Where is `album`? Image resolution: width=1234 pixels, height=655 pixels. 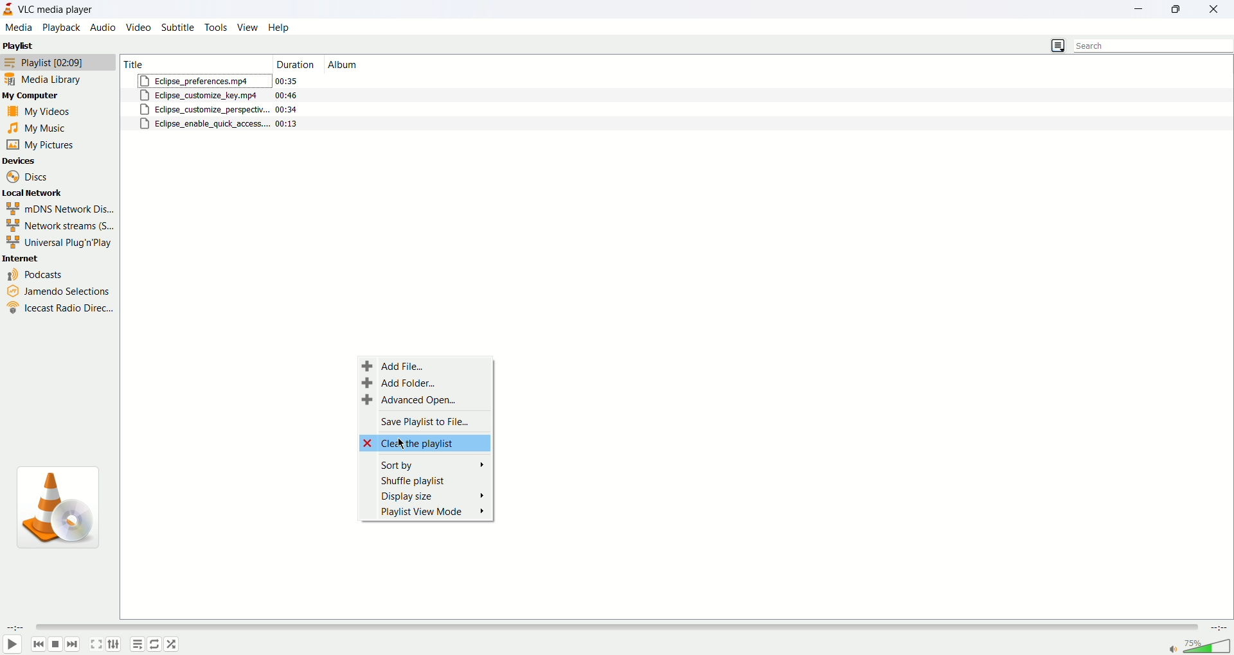 album is located at coordinates (348, 63).